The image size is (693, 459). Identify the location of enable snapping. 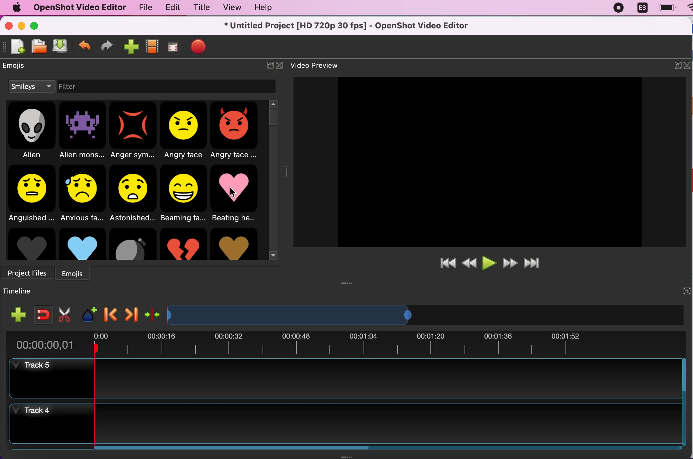
(41, 312).